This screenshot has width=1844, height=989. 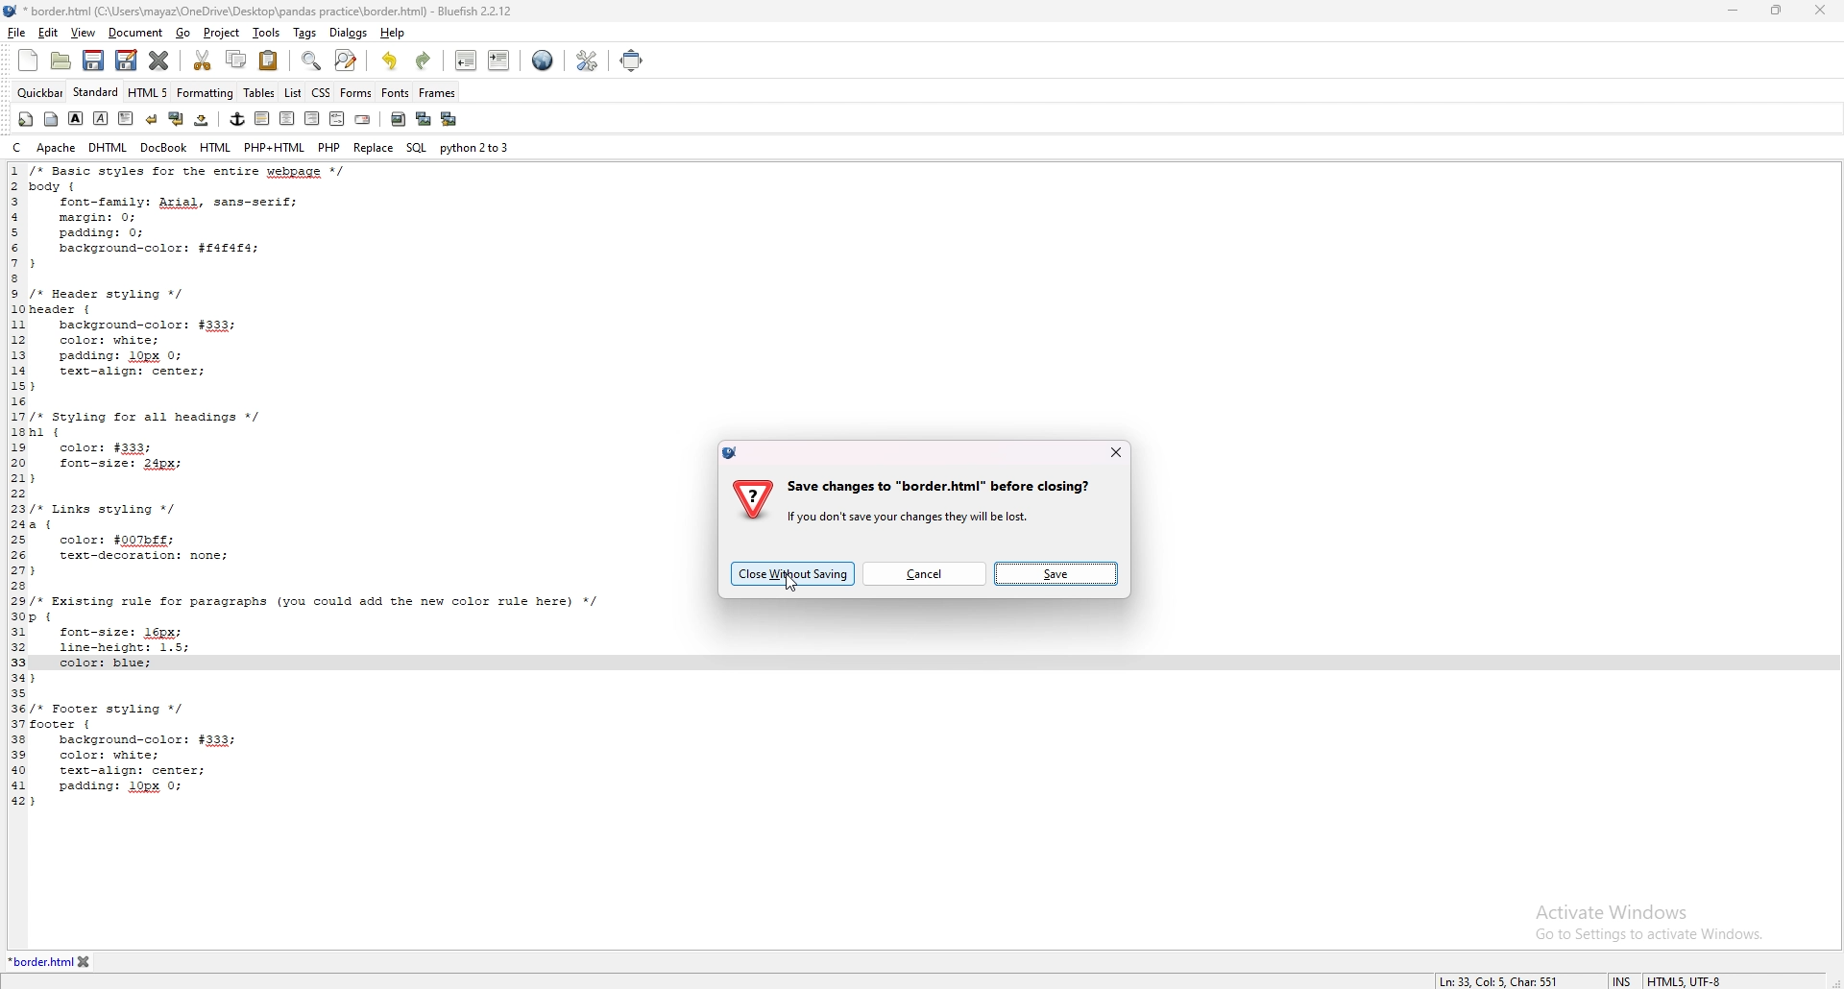 What do you see at coordinates (148, 92) in the screenshot?
I see `html 5` at bounding box center [148, 92].